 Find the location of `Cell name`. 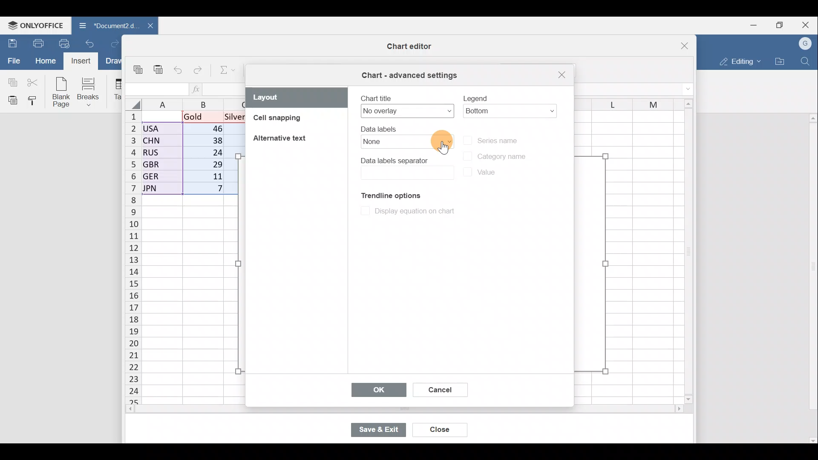

Cell name is located at coordinates (158, 89).